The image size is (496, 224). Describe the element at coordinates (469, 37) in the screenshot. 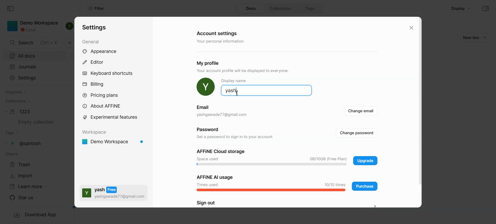

I see `New doc` at that location.